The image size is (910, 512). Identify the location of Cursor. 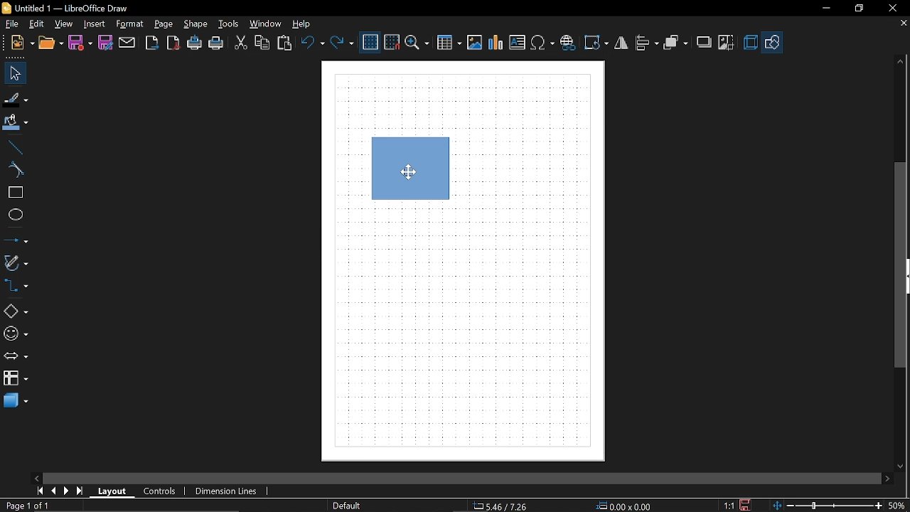
(410, 171).